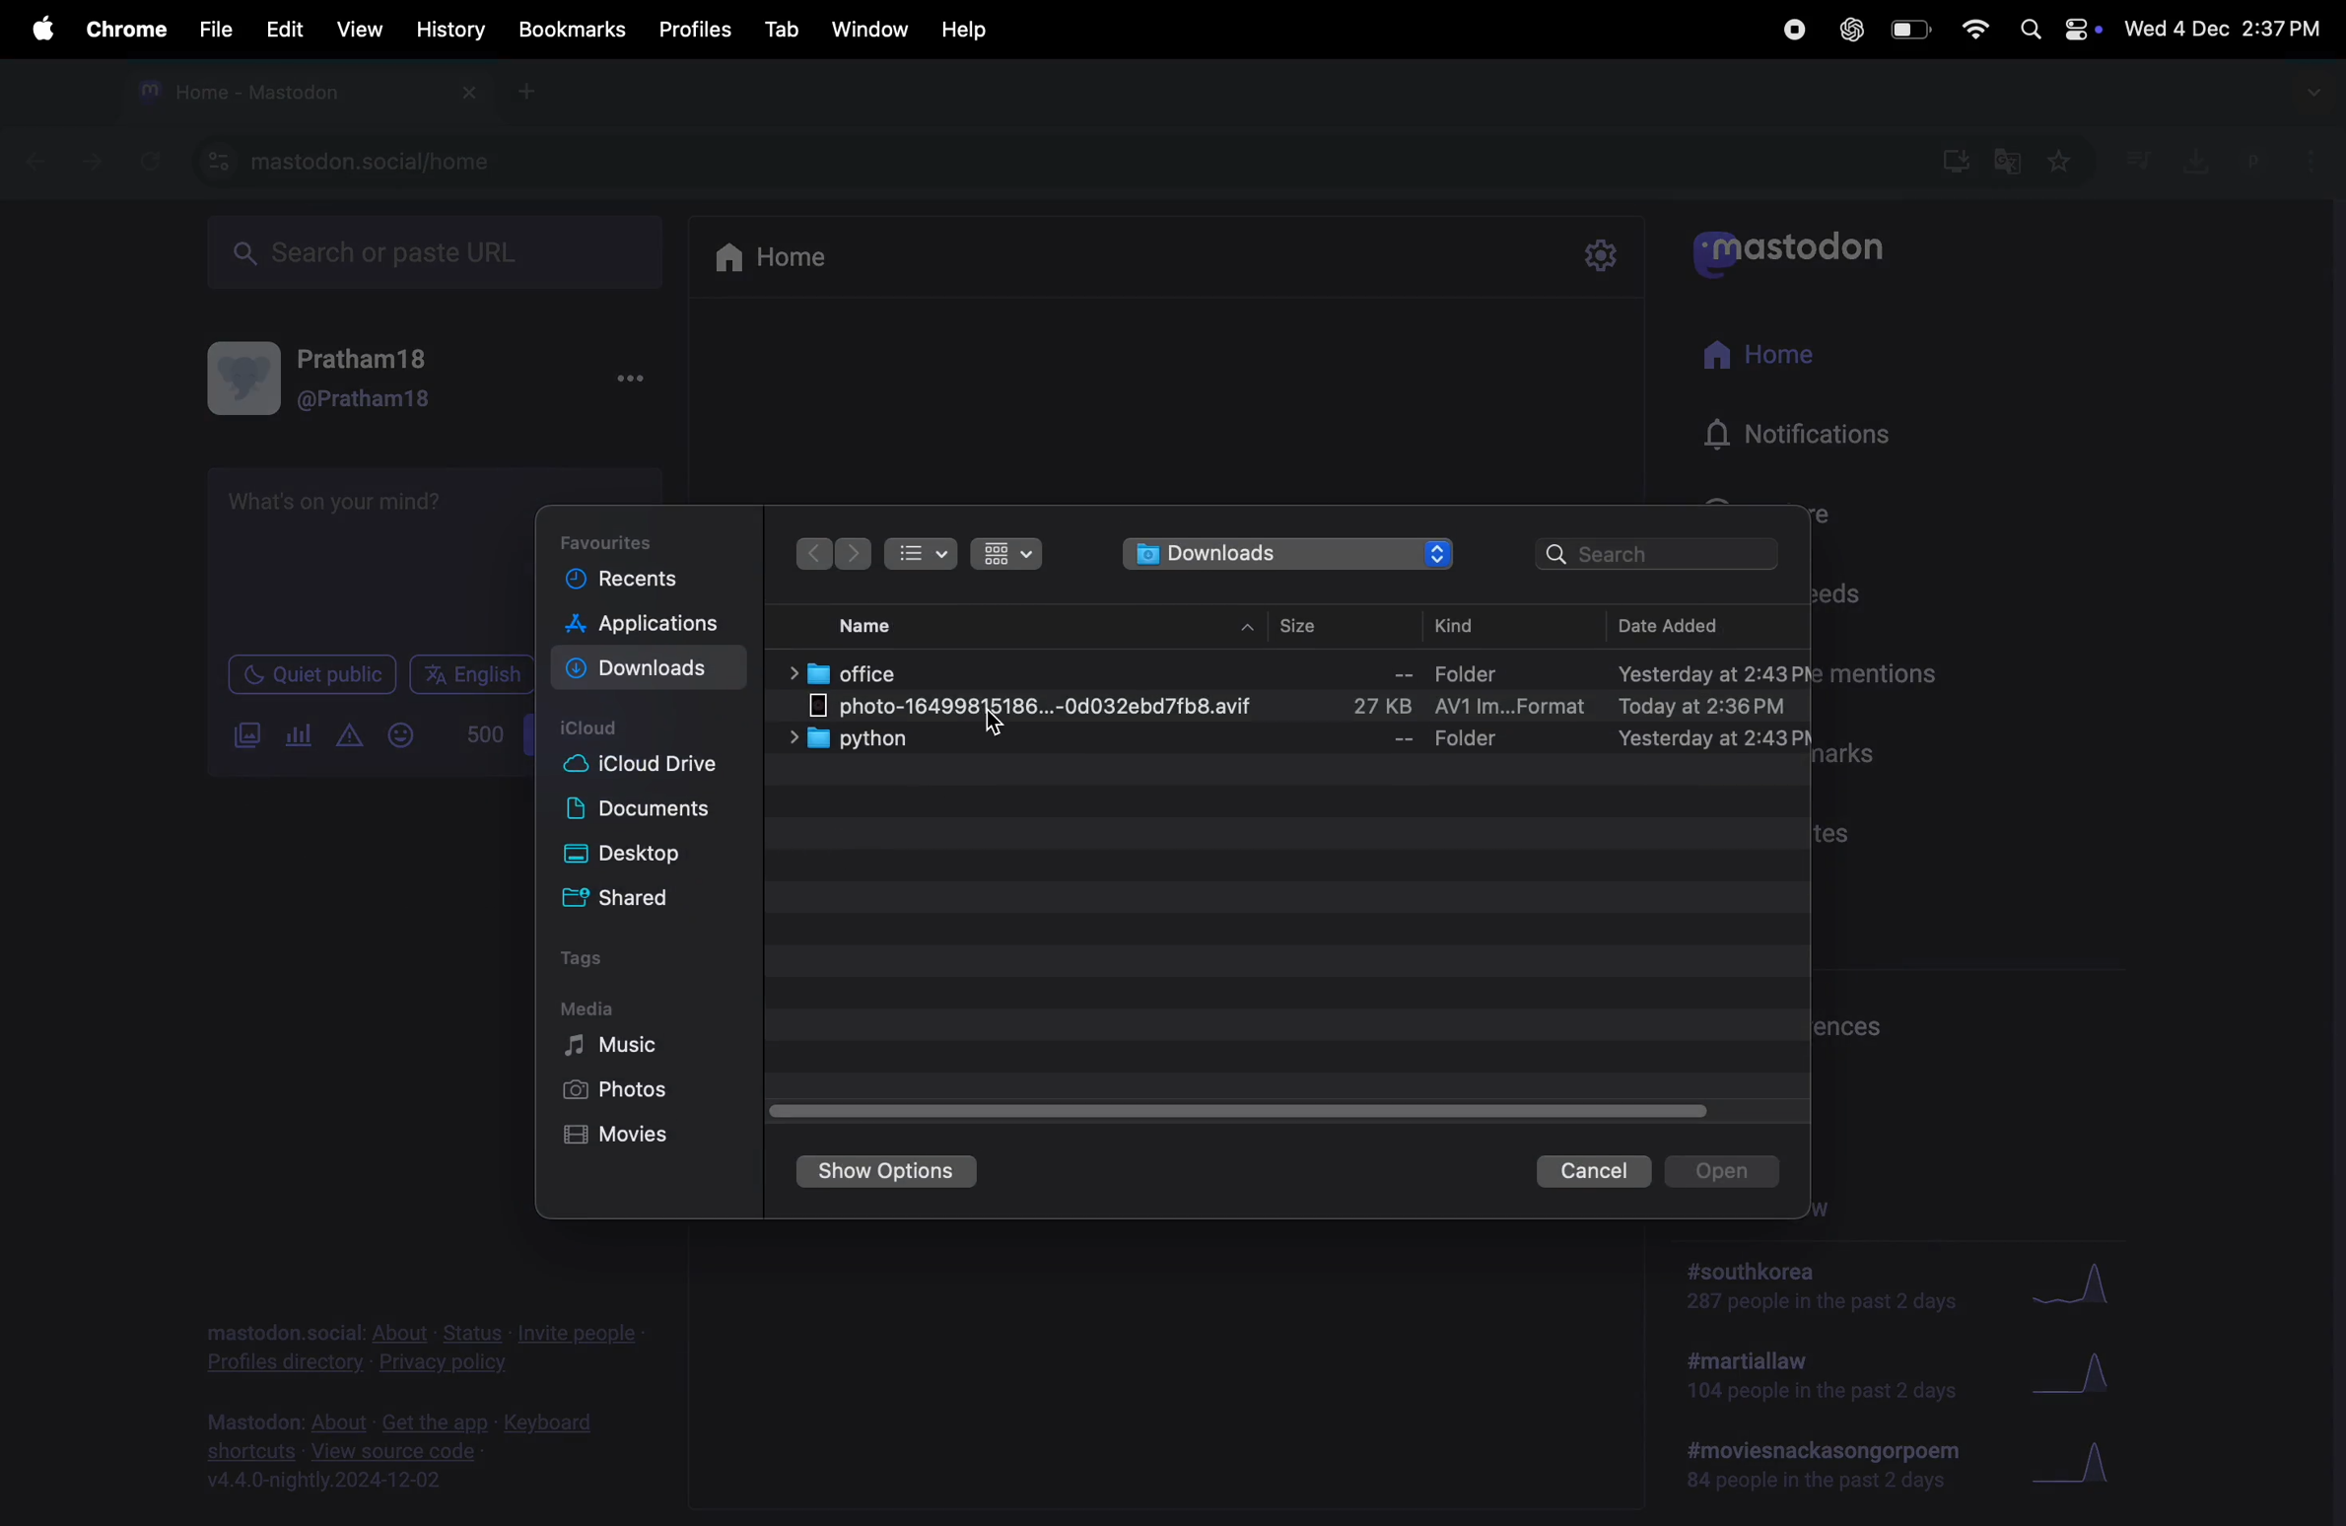 The width and height of the screenshot is (2346, 1526). What do you see at coordinates (1291, 555) in the screenshot?
I see `downloads` at bounding box center [1291, 555].